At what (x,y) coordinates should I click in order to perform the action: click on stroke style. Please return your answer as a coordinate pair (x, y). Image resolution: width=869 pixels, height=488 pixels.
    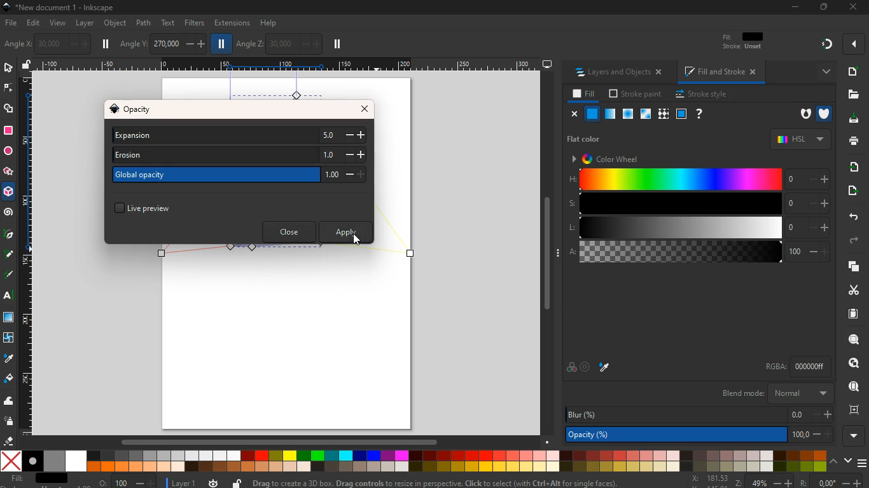
    Looking at the image, I should click on (700, 95).